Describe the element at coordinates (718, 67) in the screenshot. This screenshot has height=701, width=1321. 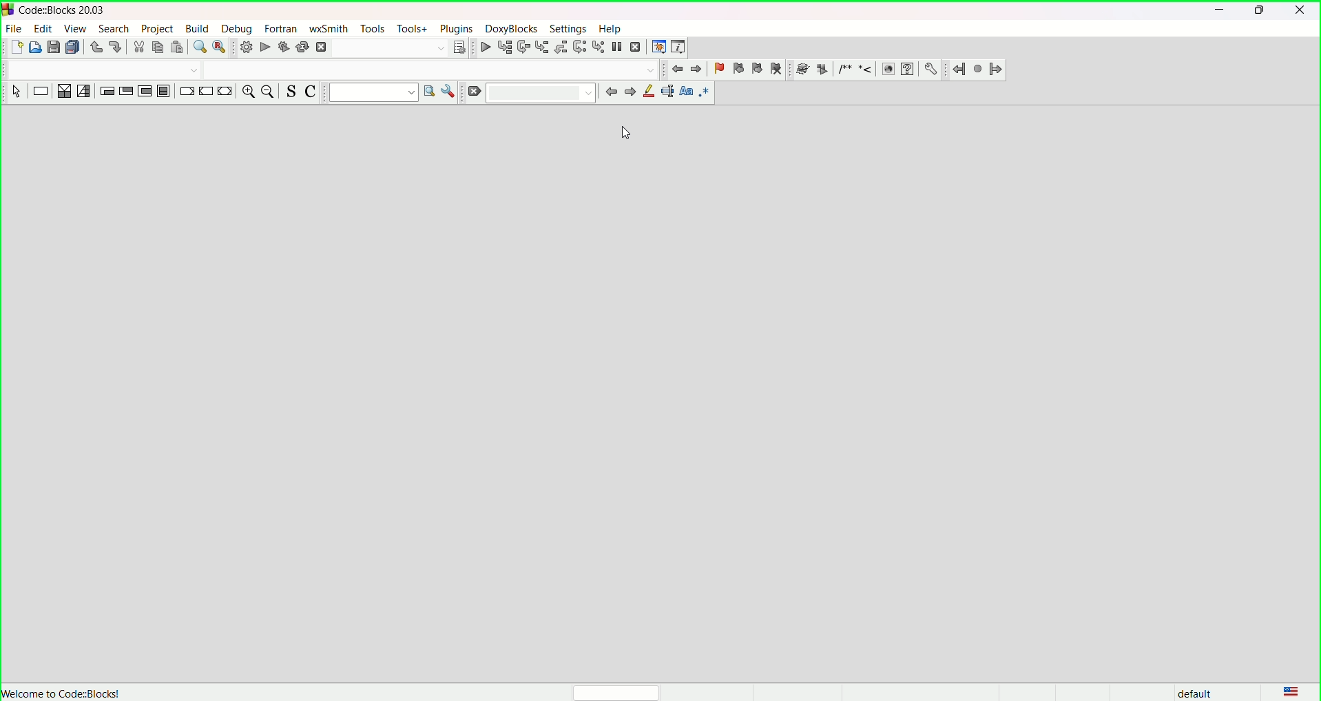
I see `toggle bookmark` at that location.